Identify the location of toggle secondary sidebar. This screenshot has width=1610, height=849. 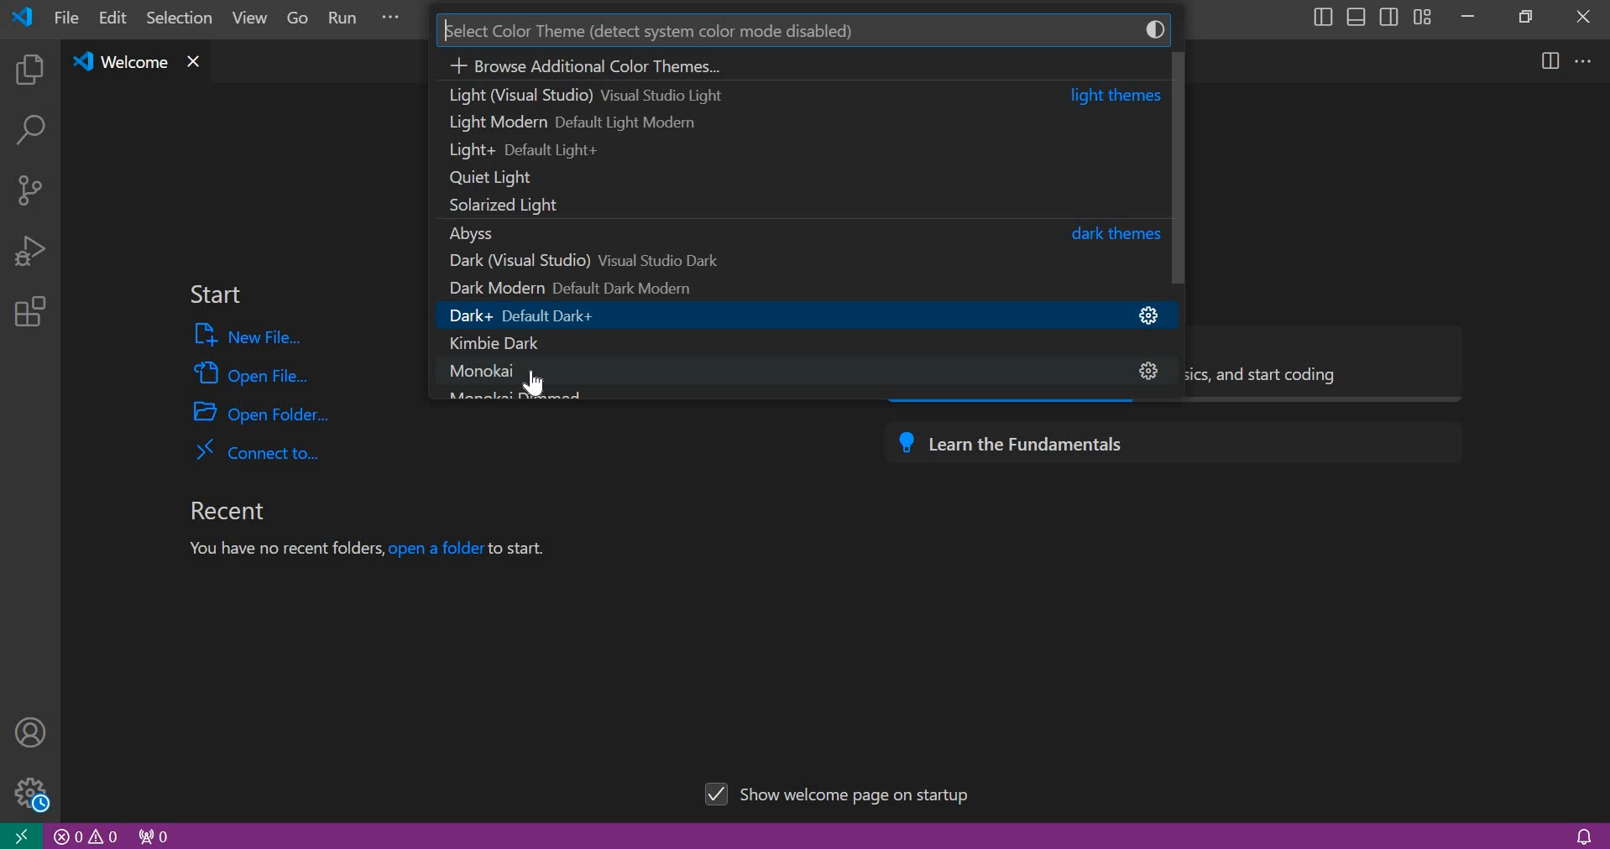
(1389, 15).